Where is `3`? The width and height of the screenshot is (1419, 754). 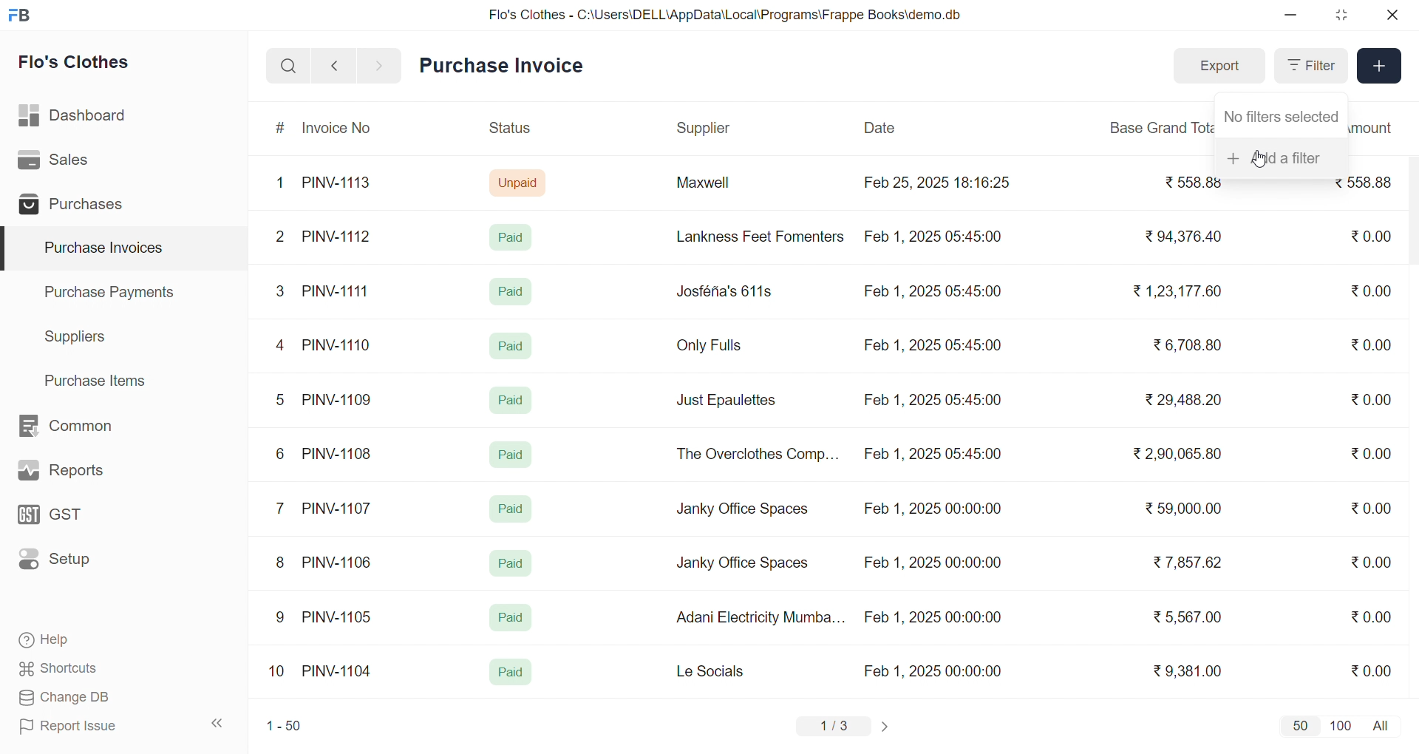
3 is located at coordinates (280, 291).